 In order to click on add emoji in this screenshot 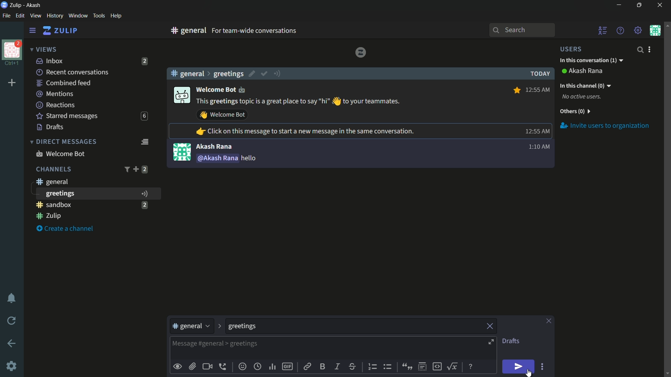, I will do `click(243, 367)`.